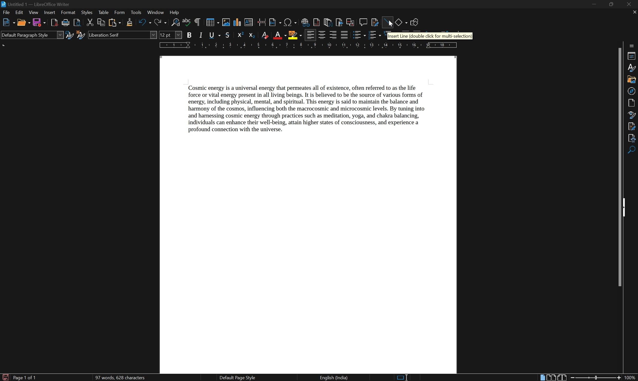 The image size is (638, 381). I want to click on form, so click(120, 12).